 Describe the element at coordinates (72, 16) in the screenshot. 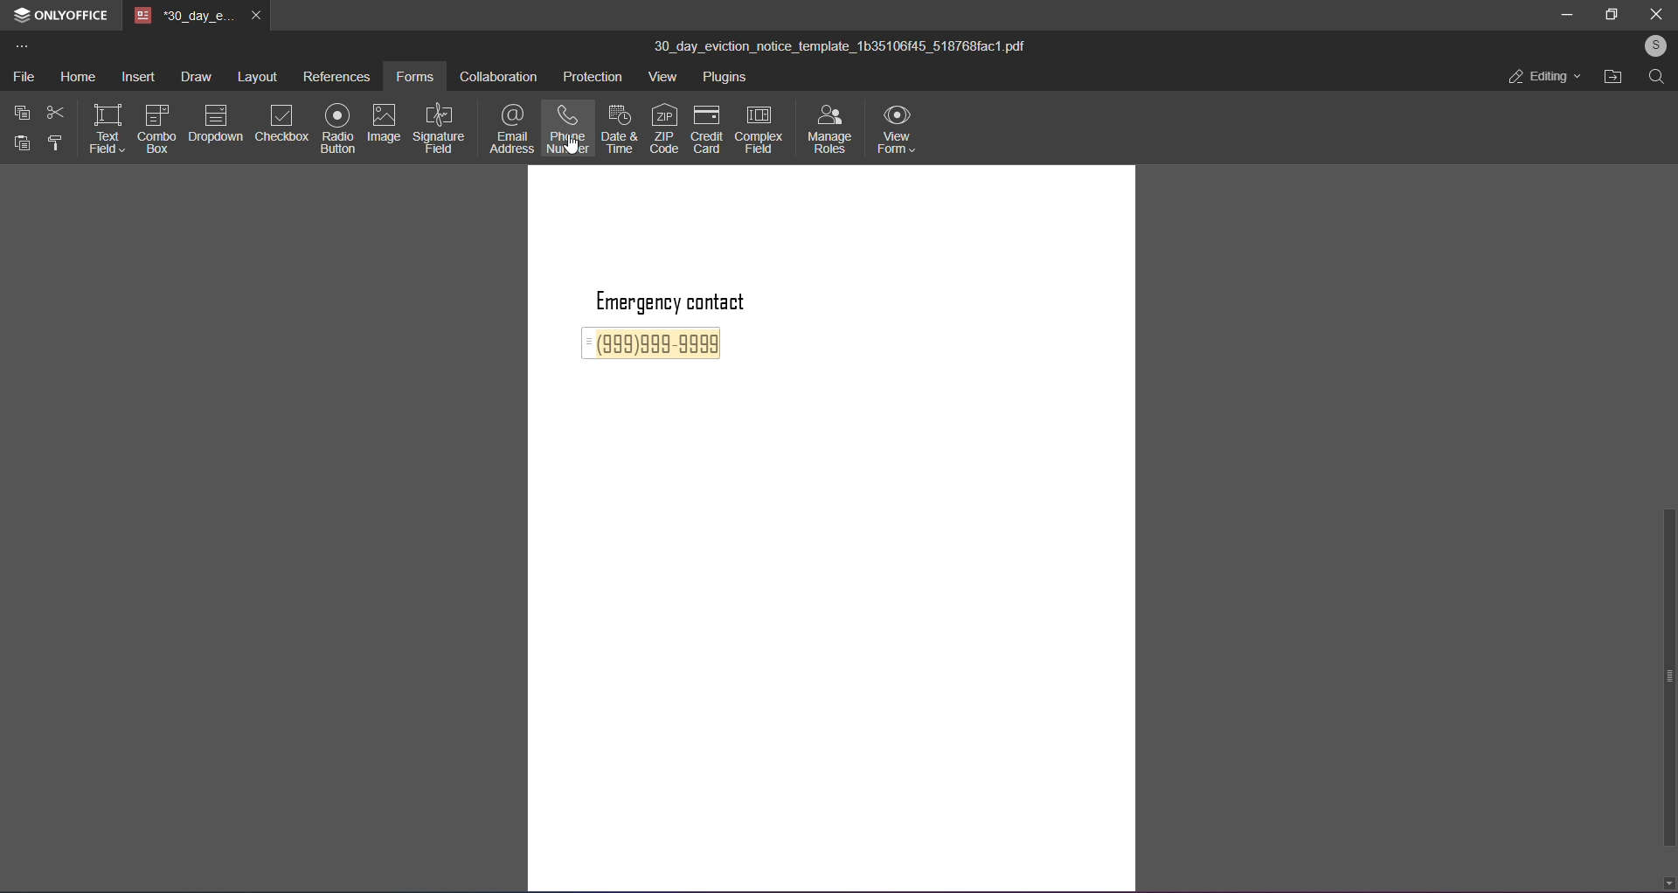

I see `onlyoffice` at that location.